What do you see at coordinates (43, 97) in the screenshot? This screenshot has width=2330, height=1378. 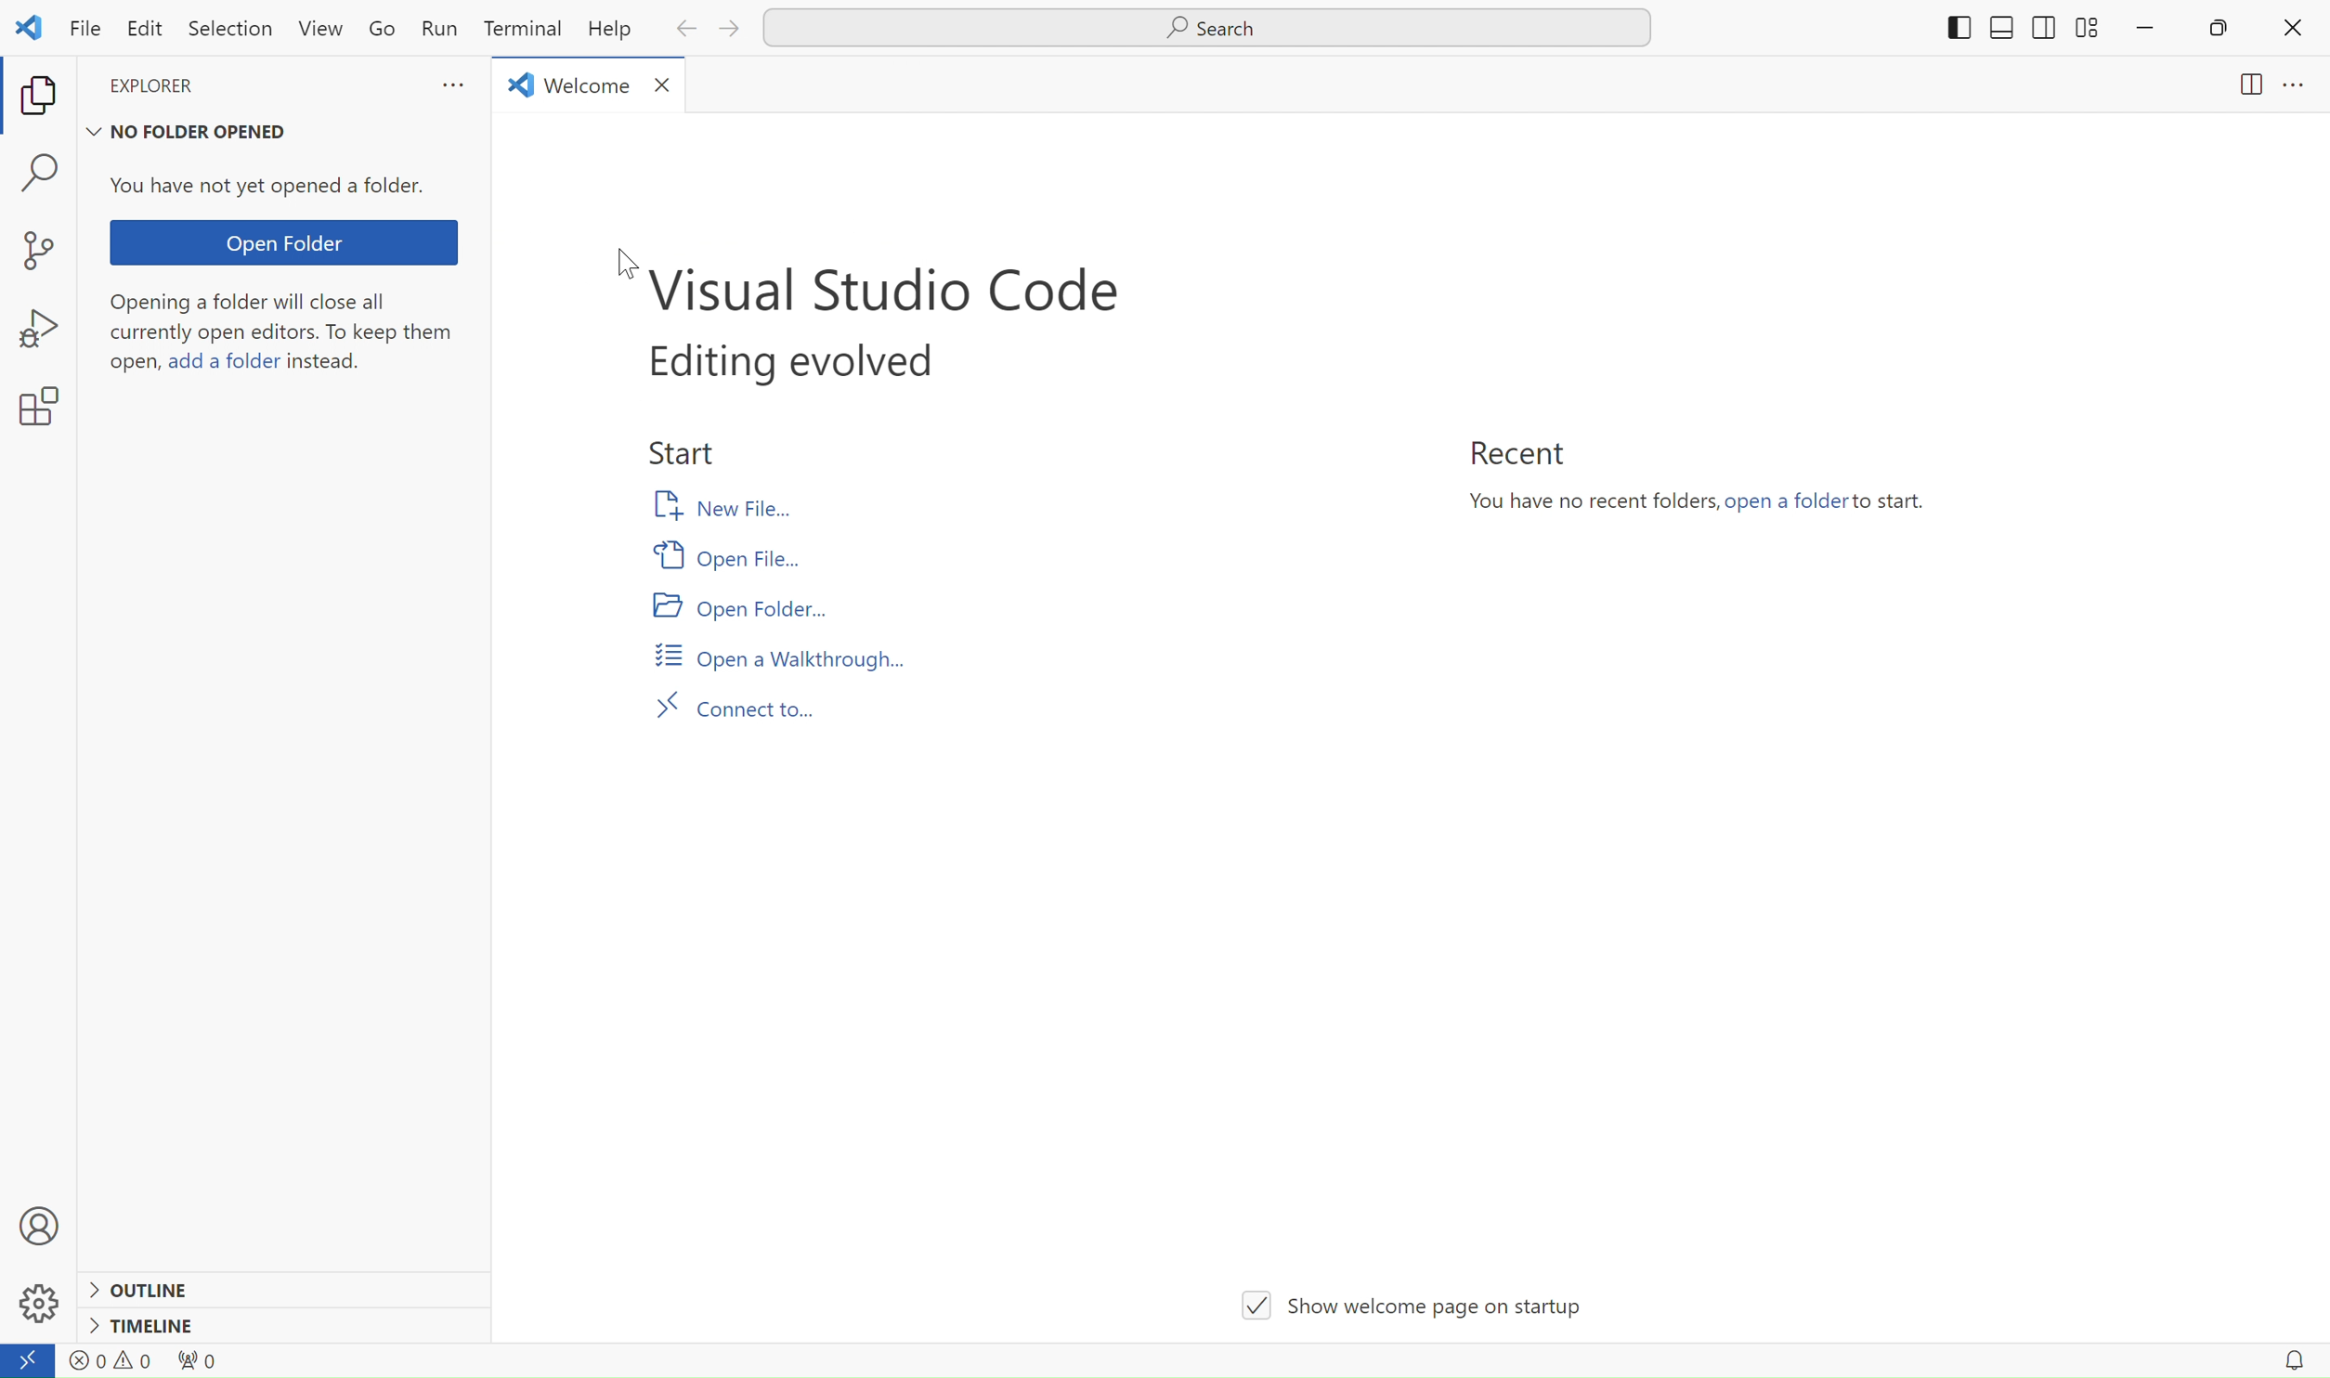 I see `copy` at bounding box center [43, 97].